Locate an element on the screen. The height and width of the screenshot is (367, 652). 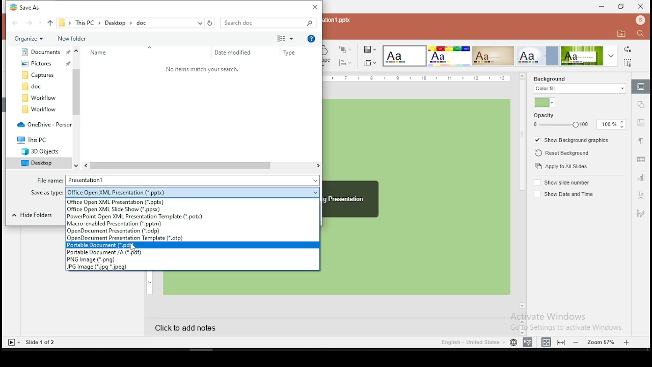
color fill is located at coordinates (580, 89).